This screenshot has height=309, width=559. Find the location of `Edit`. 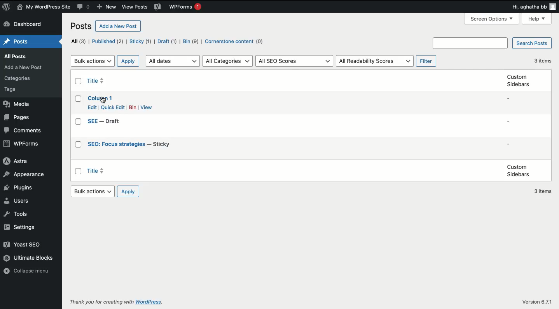

Edit is located at coordinates (93, 107).